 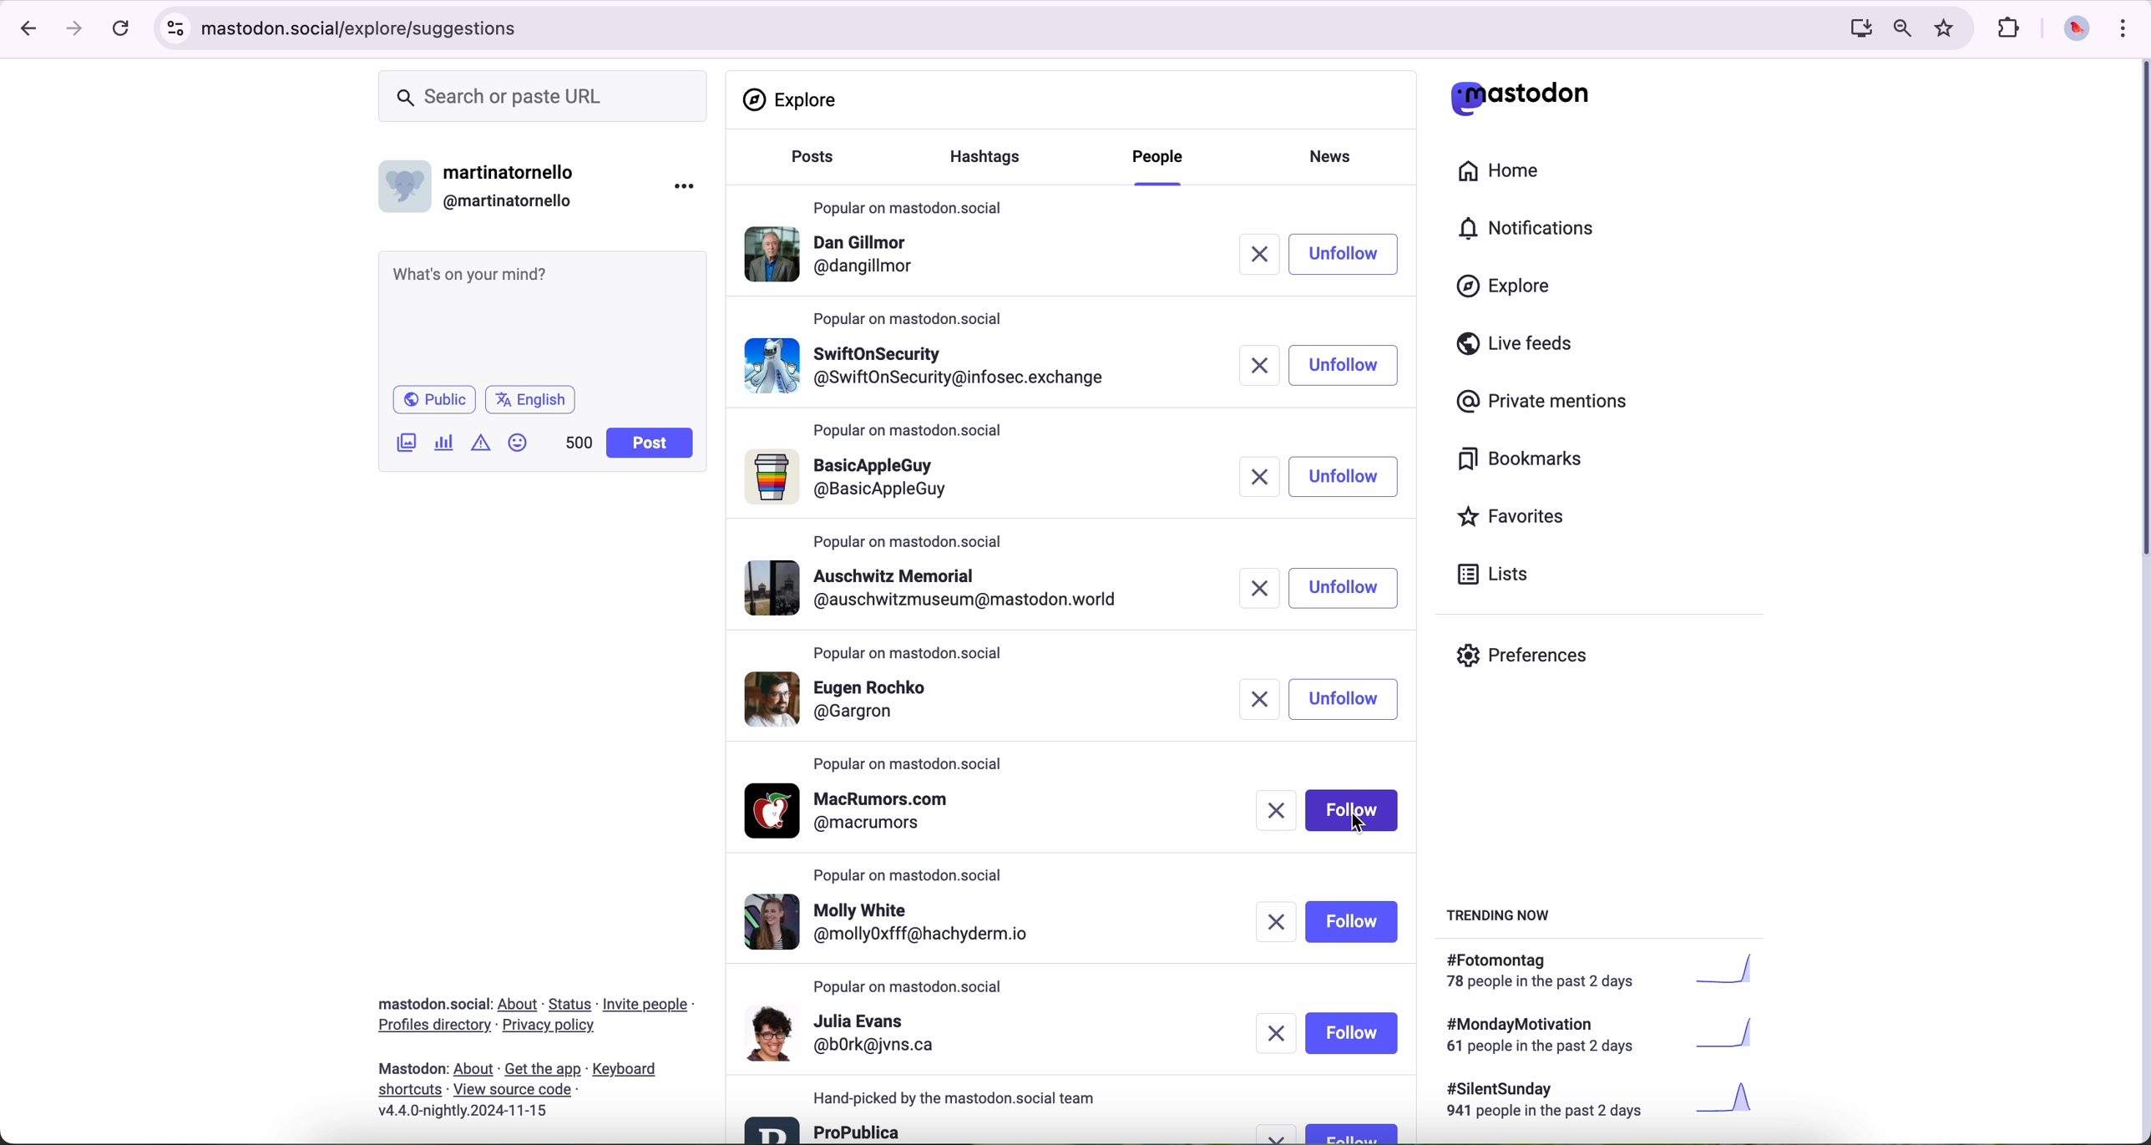 I want to click on attach image, so click(x=407, y=442).